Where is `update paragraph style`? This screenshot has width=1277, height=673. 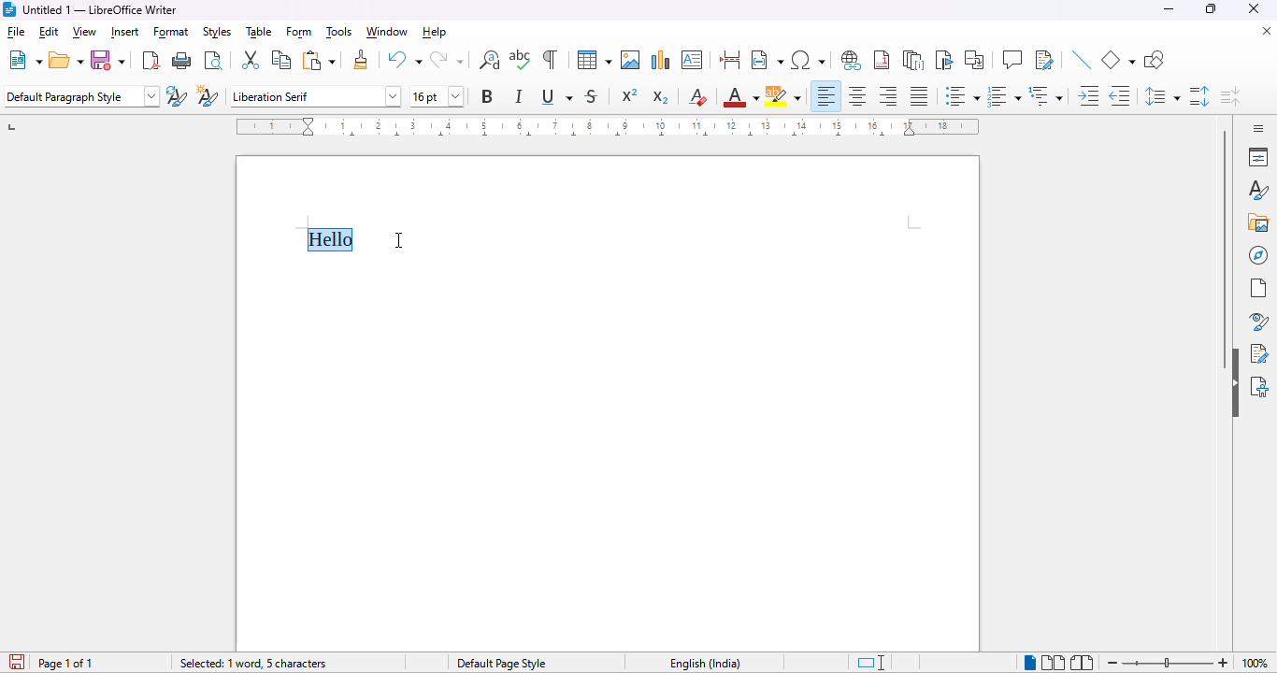
update paragraph style is located at coordinates (177, 95).